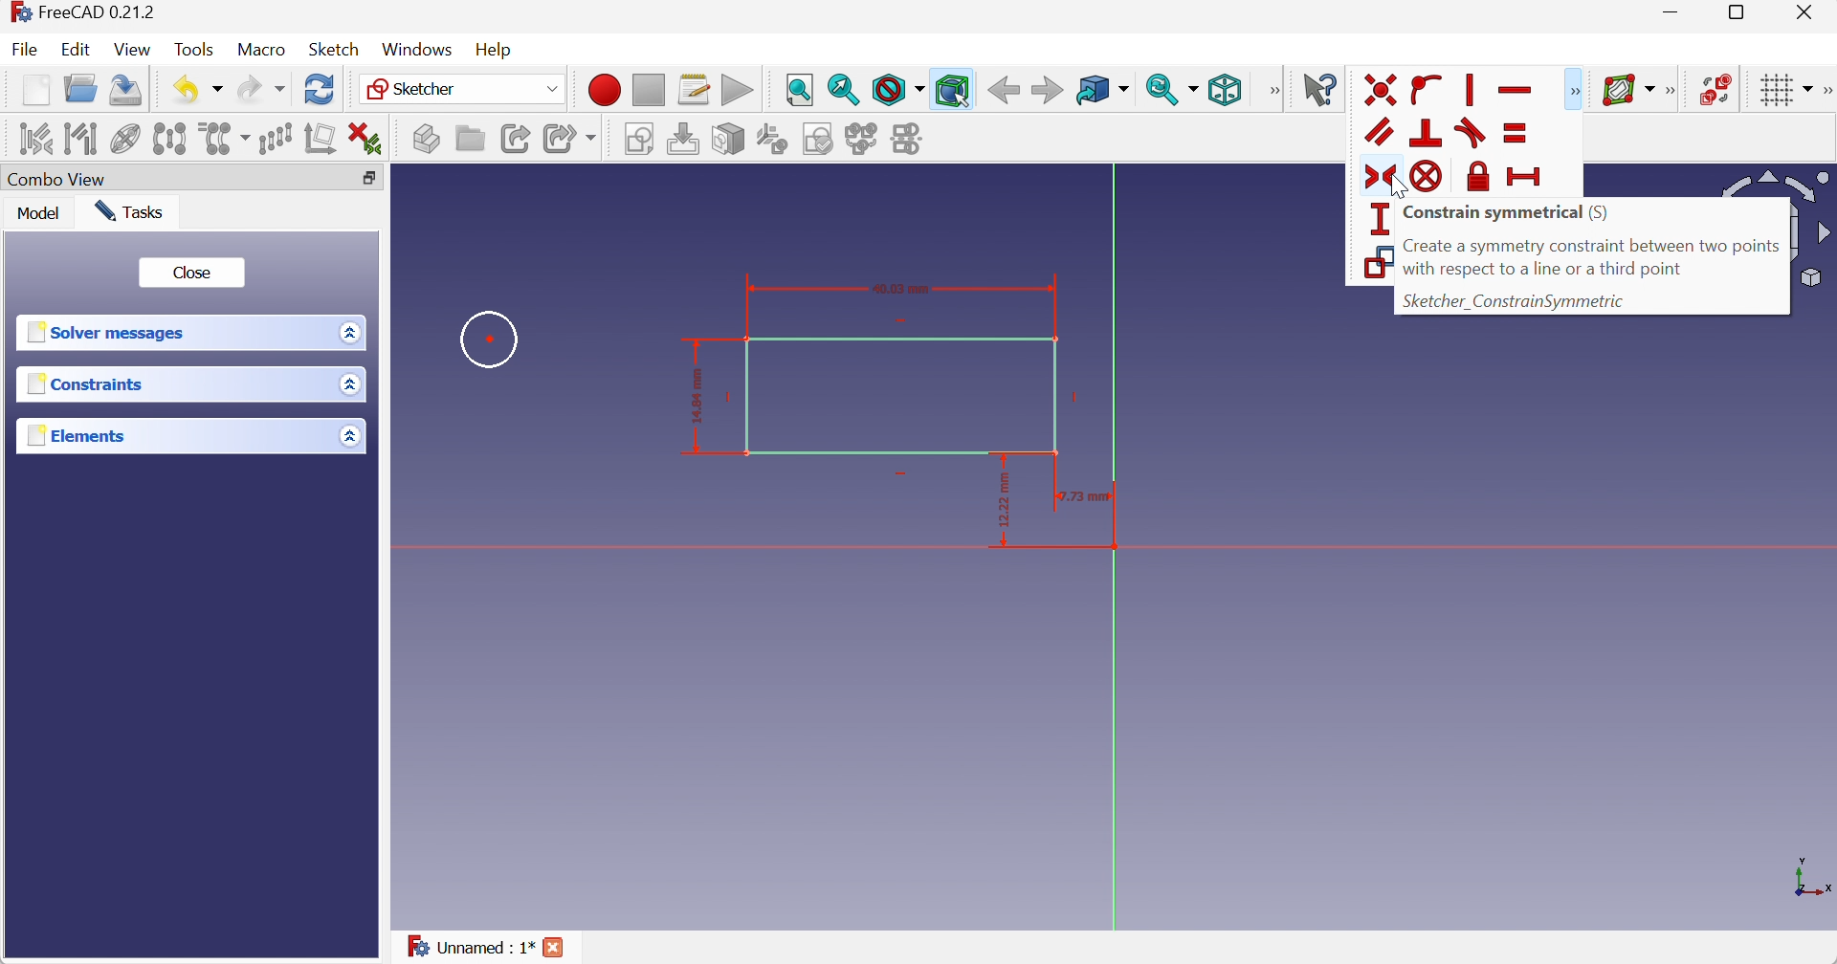  What do you see at coordinates (1428, 91) in the screenshot?
I see `Constrain point onto object` at bounding box center [1428, 91].